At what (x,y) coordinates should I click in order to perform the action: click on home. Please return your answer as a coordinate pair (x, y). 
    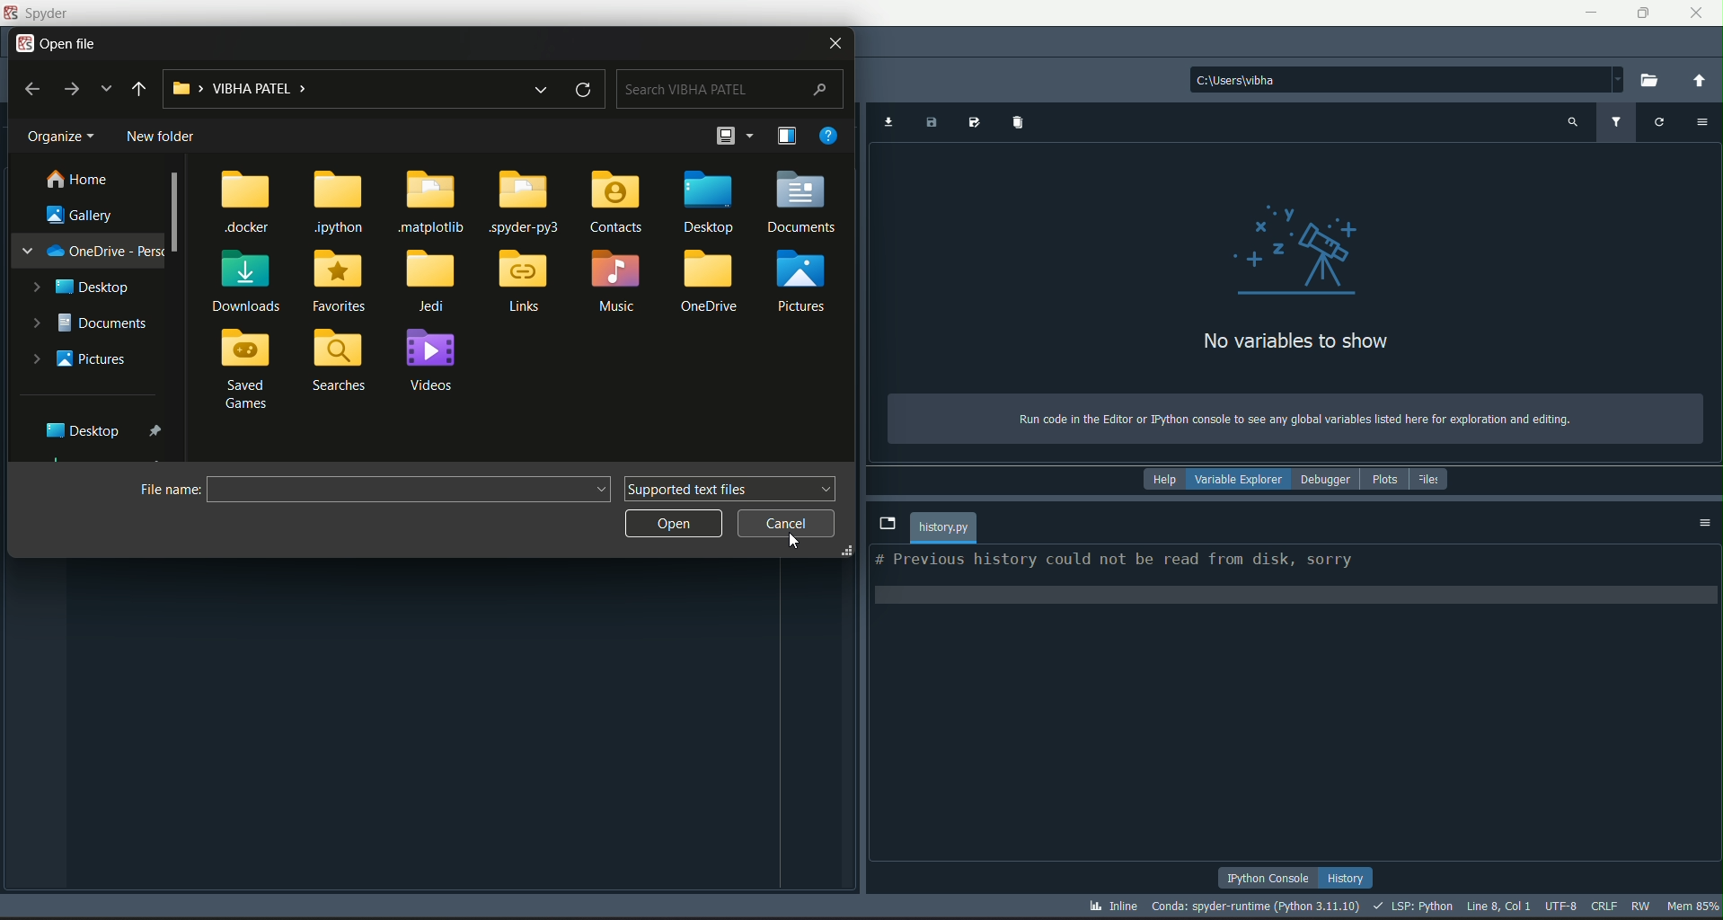
    Looking at the image, I should click on (77, 180).